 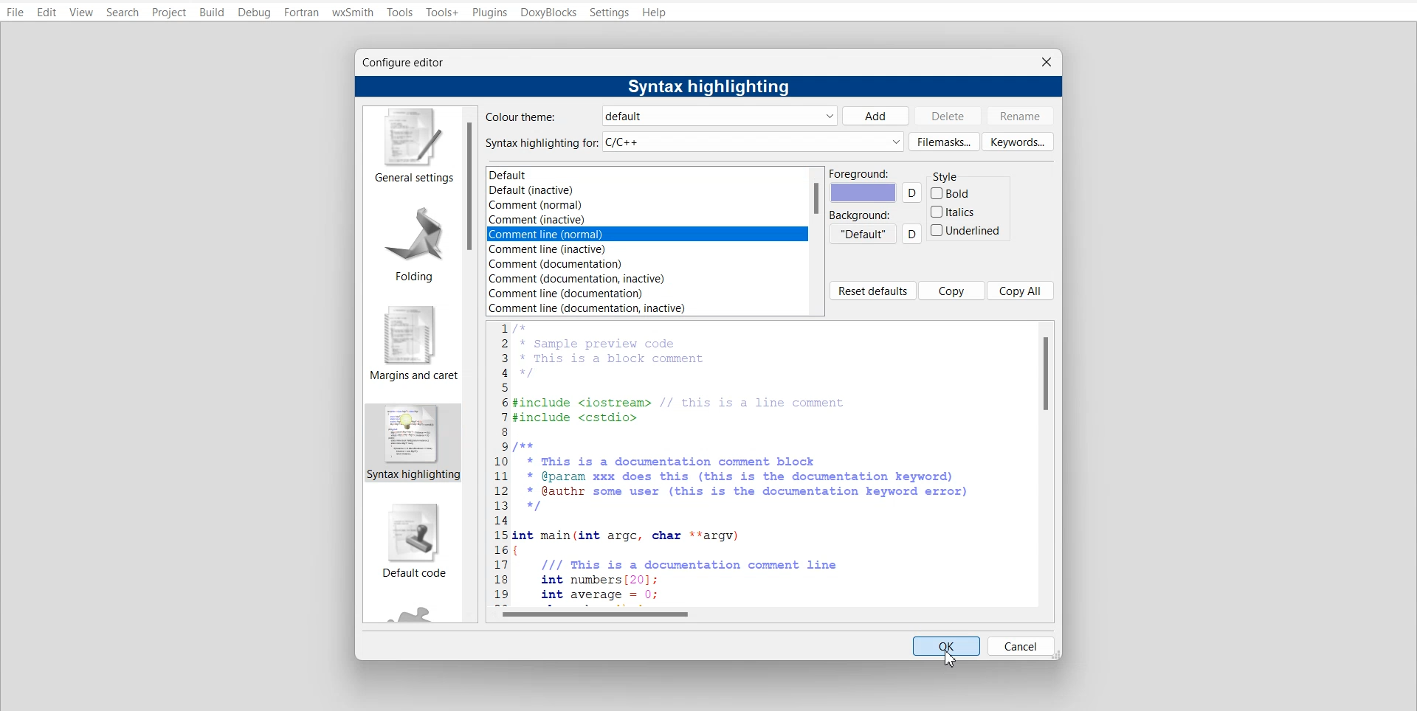 What do you see at coordinates (952, 290) in the screenshot?
I see `Copy` at bounding box center [952, 290].